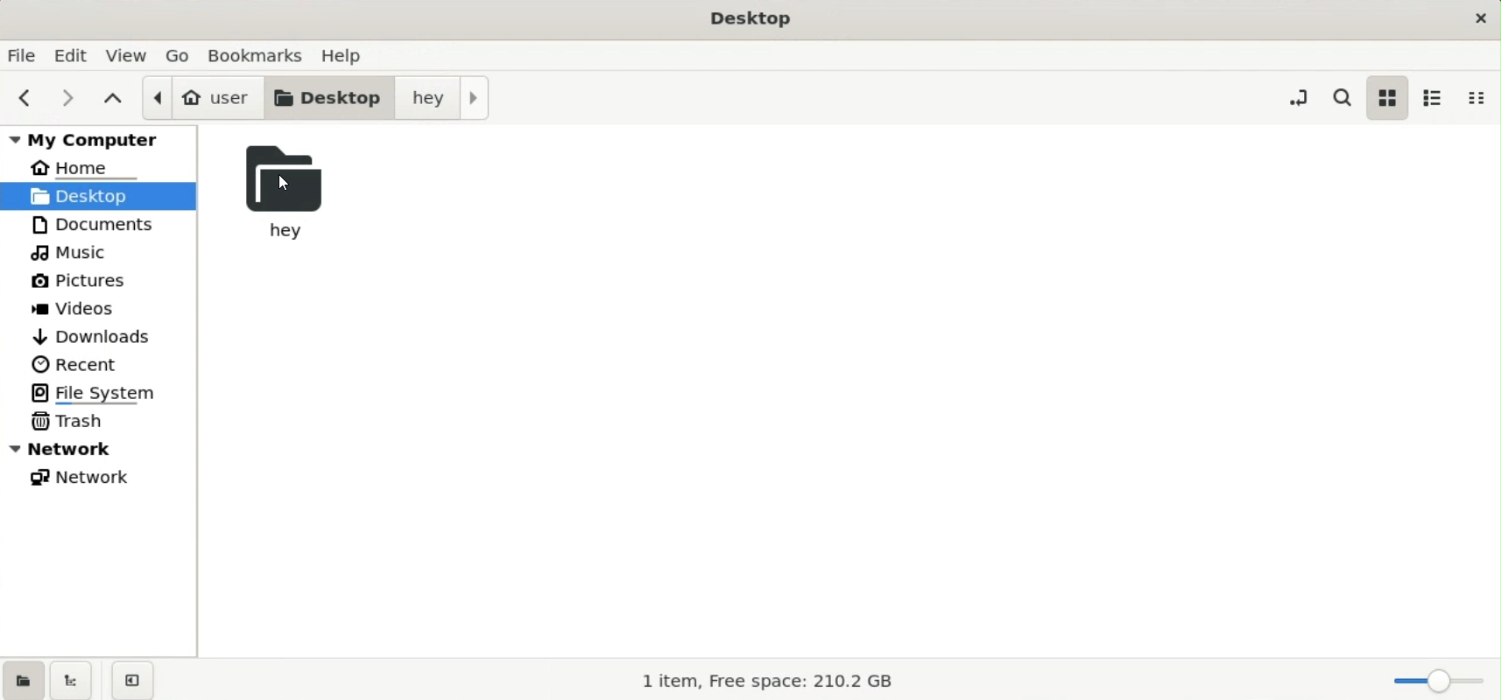 Image resolution: width=1501 pixels, height=700 pixels. I want to click on title, so click(752, 19).